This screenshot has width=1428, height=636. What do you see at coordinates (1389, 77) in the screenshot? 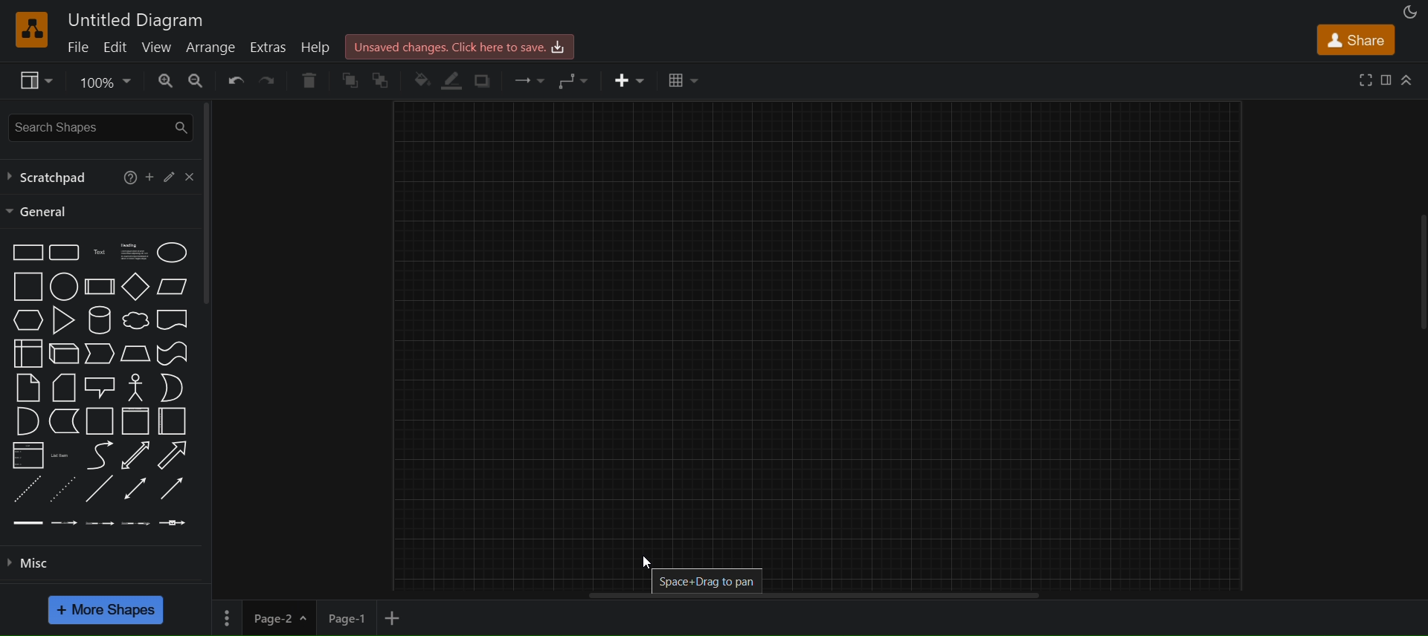
I see `format` at bounding box center [1389, 77].